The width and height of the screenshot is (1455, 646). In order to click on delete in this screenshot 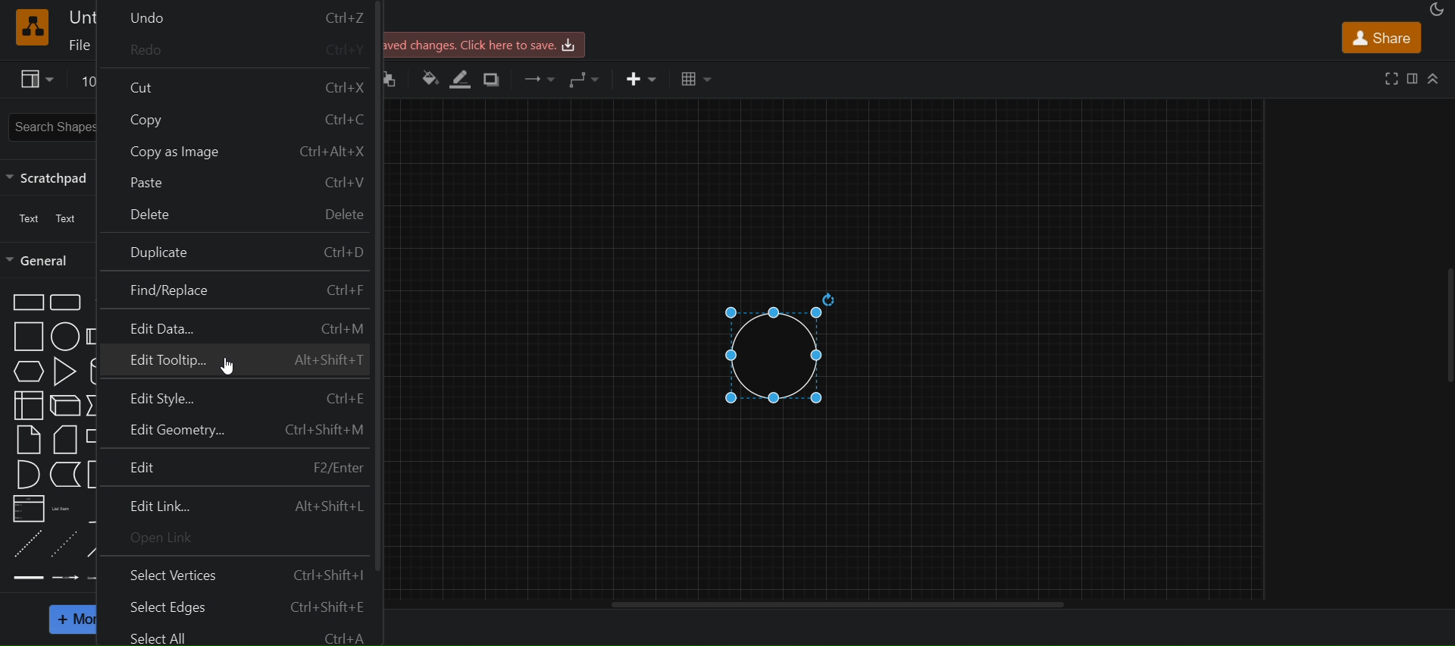, I will do `click(237, 216)`.